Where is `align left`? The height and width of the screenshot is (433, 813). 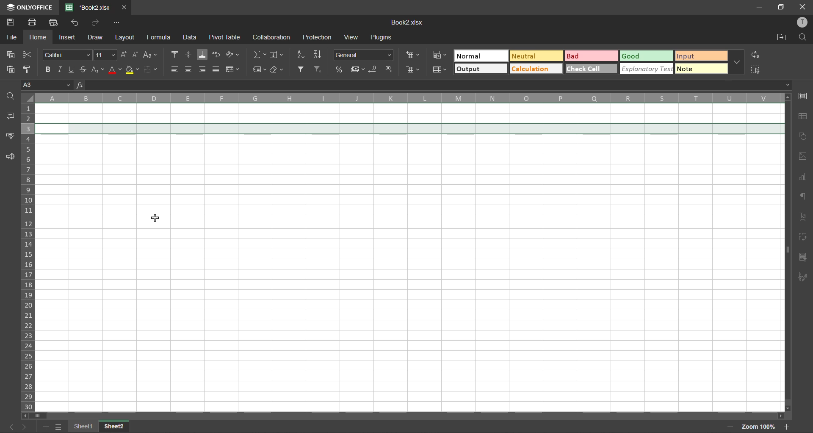 align left is located at coordinates (175, 70).